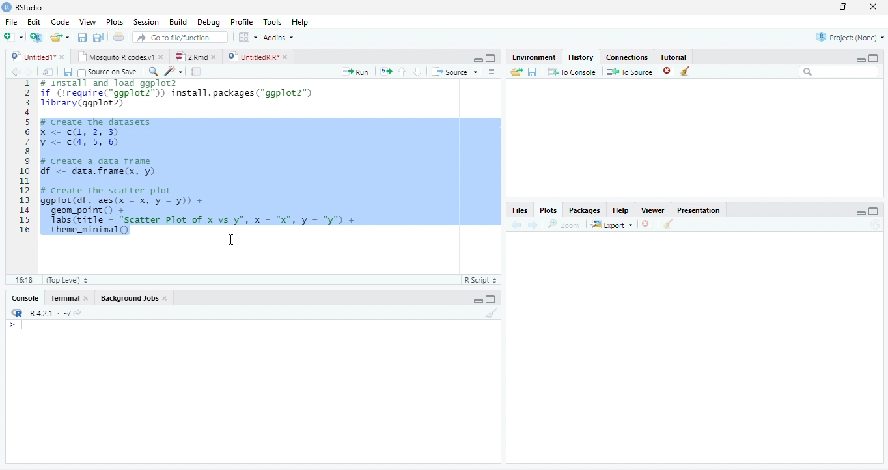  Describe the element at coordinates (875, 224) in the screenshot. I see `Refresh current plot` at that location.